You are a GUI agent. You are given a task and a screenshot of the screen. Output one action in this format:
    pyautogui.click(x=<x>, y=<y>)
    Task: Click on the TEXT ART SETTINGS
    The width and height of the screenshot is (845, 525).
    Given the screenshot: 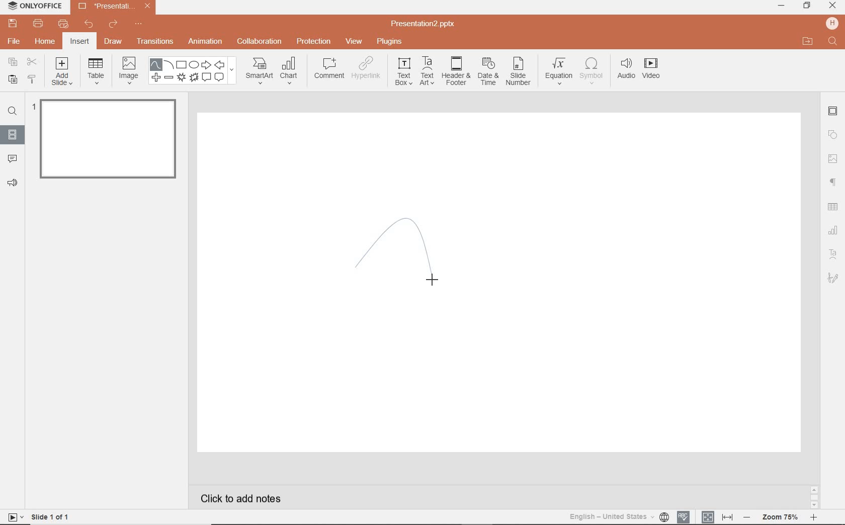 What is the action you would take?
    pyautogui.click(x=834, y=254)
    